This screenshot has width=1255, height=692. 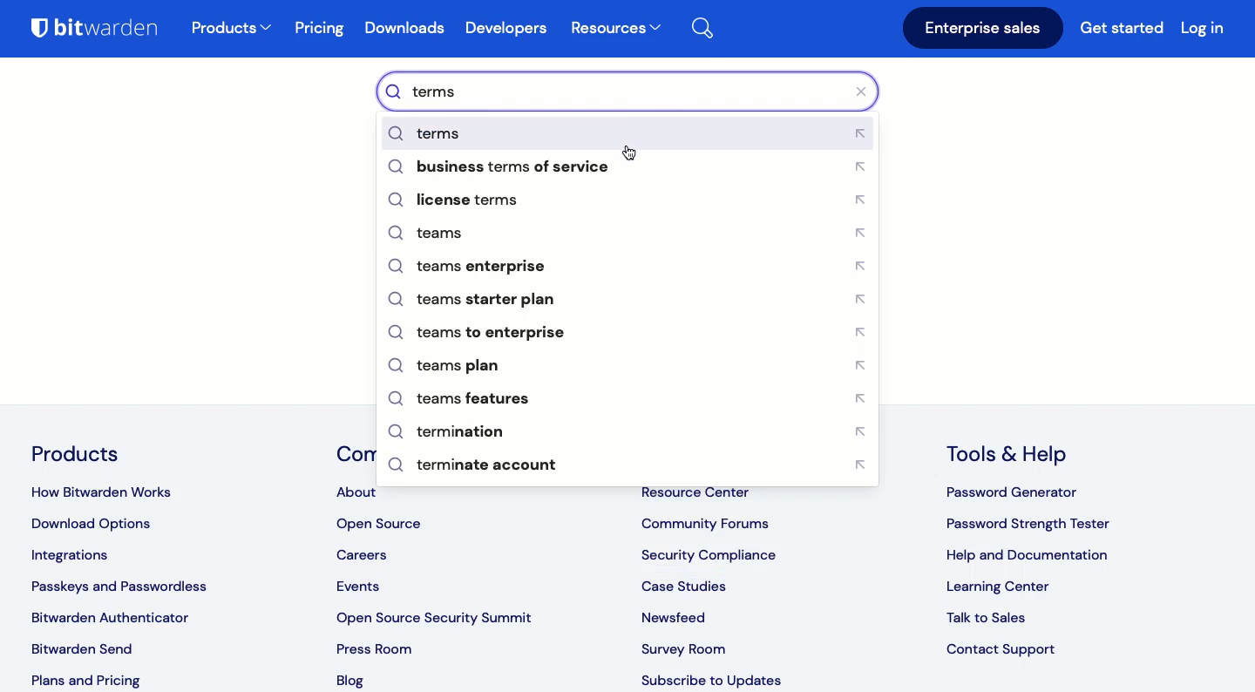 What do you see at coordinates (113, 488) in the screenshot?
I see `how bit warden works` at bounding box center [113, 488].